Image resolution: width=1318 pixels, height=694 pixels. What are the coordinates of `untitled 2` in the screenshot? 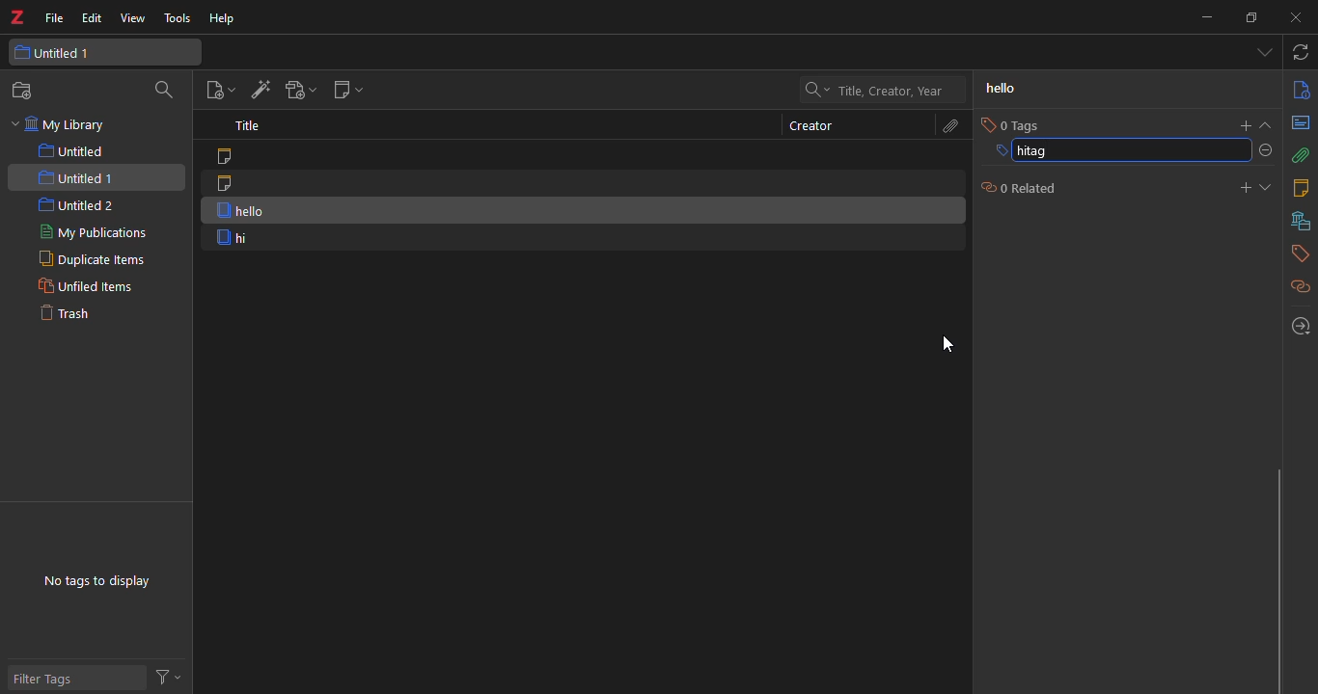 It's located at (77, 205).